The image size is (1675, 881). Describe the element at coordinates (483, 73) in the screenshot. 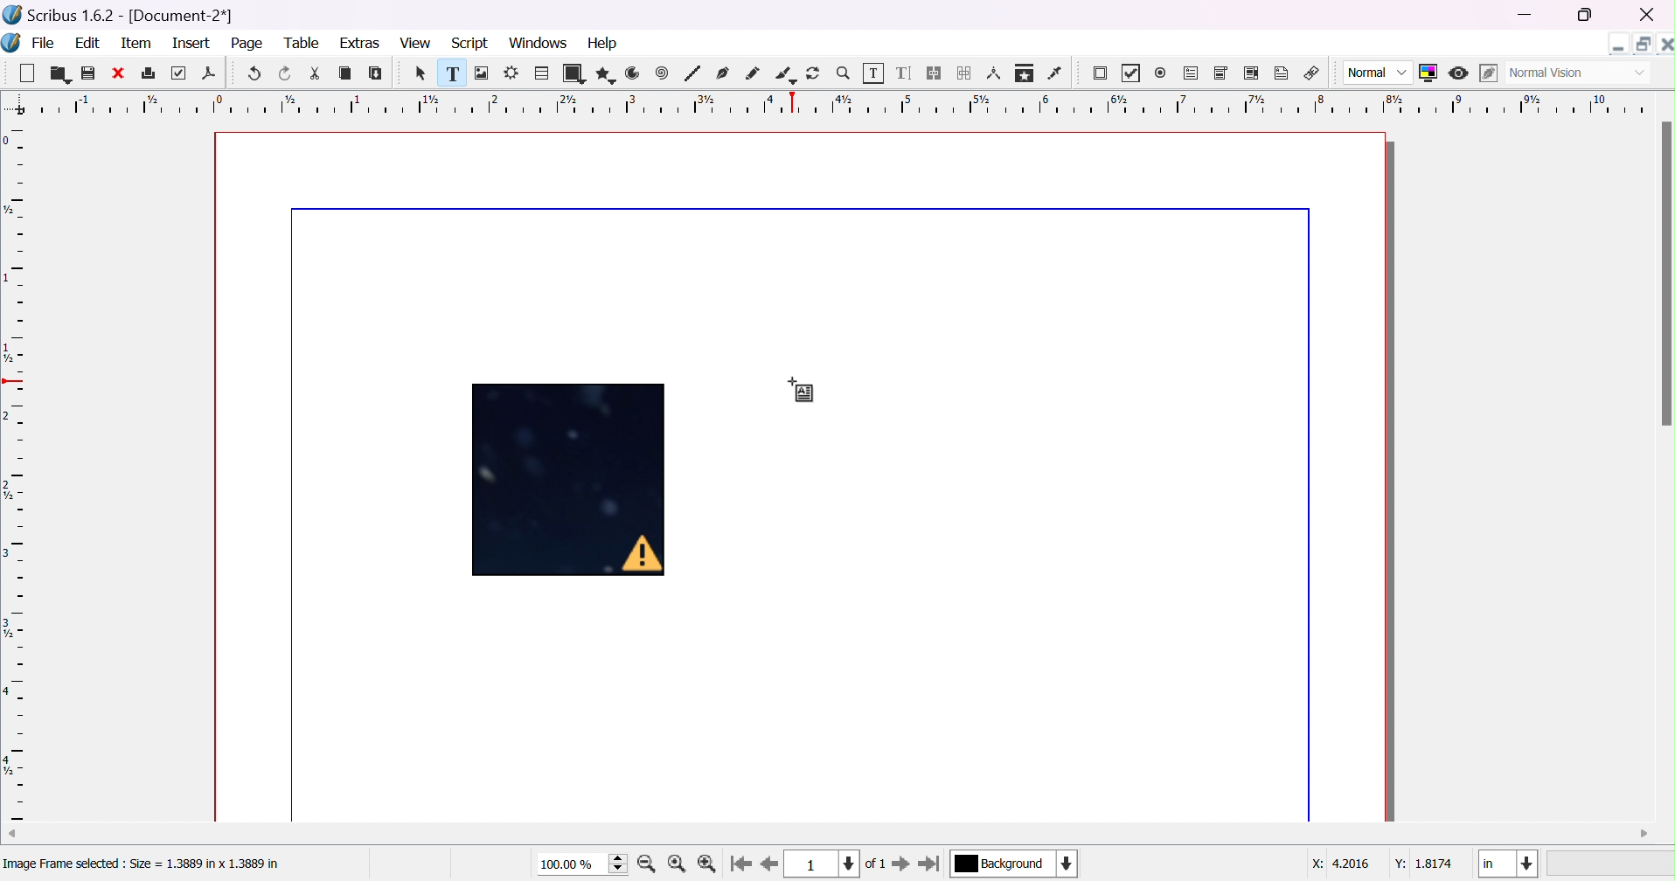

I see `image frame` at that location.